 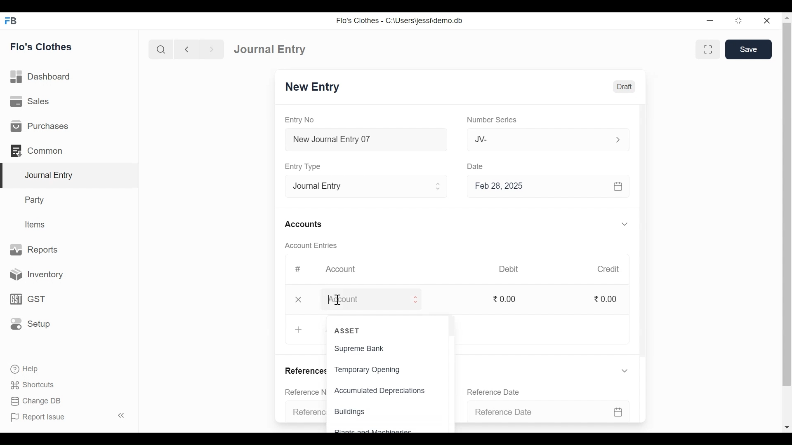 I want to click on Date, so click(x=476, y=166).